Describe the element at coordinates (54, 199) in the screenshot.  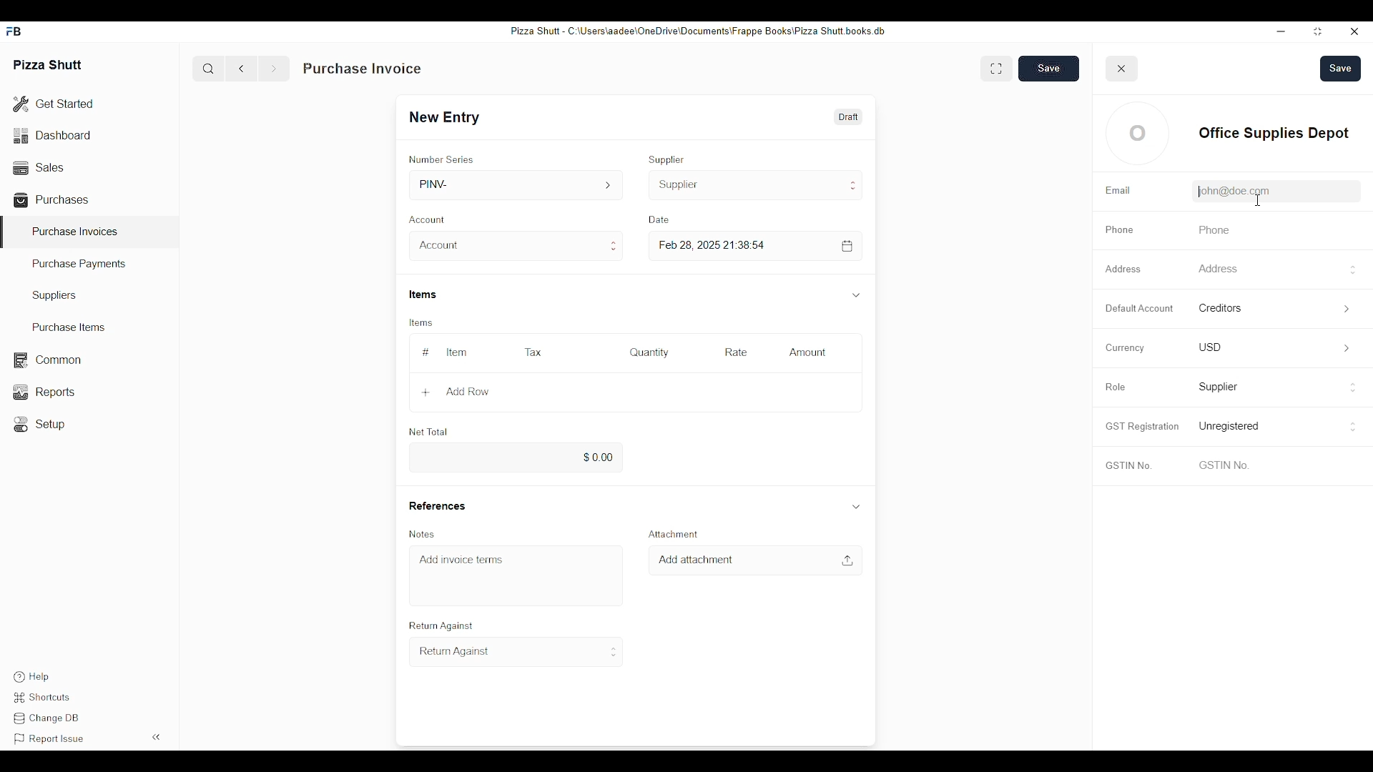
I see `Purchases` at that location.